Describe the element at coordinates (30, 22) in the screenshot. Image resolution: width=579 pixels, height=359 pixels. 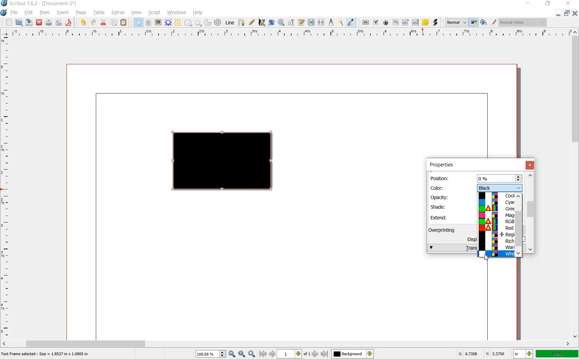
I see `save` at that location.